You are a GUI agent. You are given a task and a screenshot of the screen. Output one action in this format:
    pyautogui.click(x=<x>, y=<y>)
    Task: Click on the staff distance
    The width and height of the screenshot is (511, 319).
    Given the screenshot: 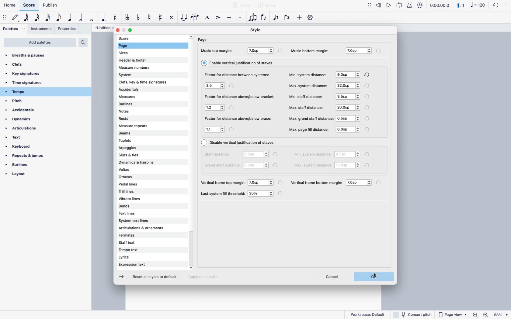 What is the action you would take?
    pyautogui.click(x=219, y=154)
    